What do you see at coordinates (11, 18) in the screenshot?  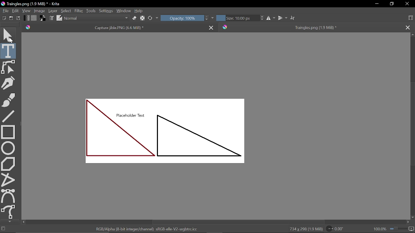 I see `Open document` at bounding box center [11, 18].